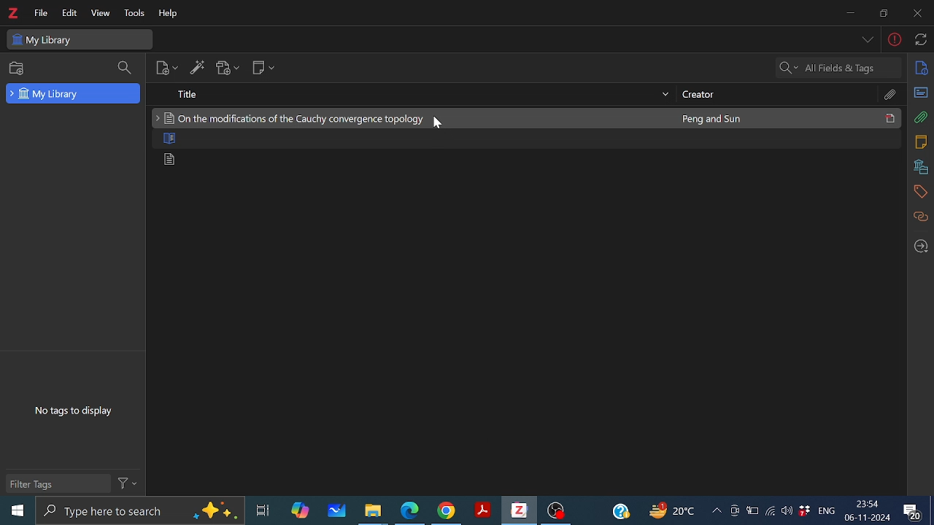 The width and height of the screenshot is (934, 525). What do you see at coordinates (922, 69) in the screenshot?
I see `Info` at bounding box center [922, 69].